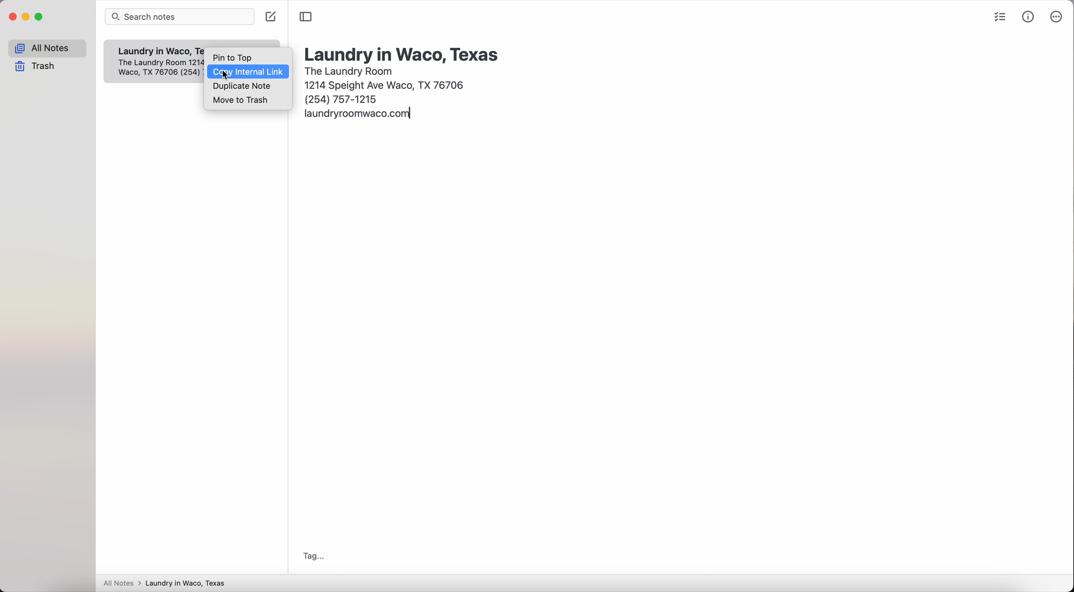 This screenshot has height=592, width=1074. Describe the element at coordinates (38, 67) in the screenshot. I see `trash` at that location.